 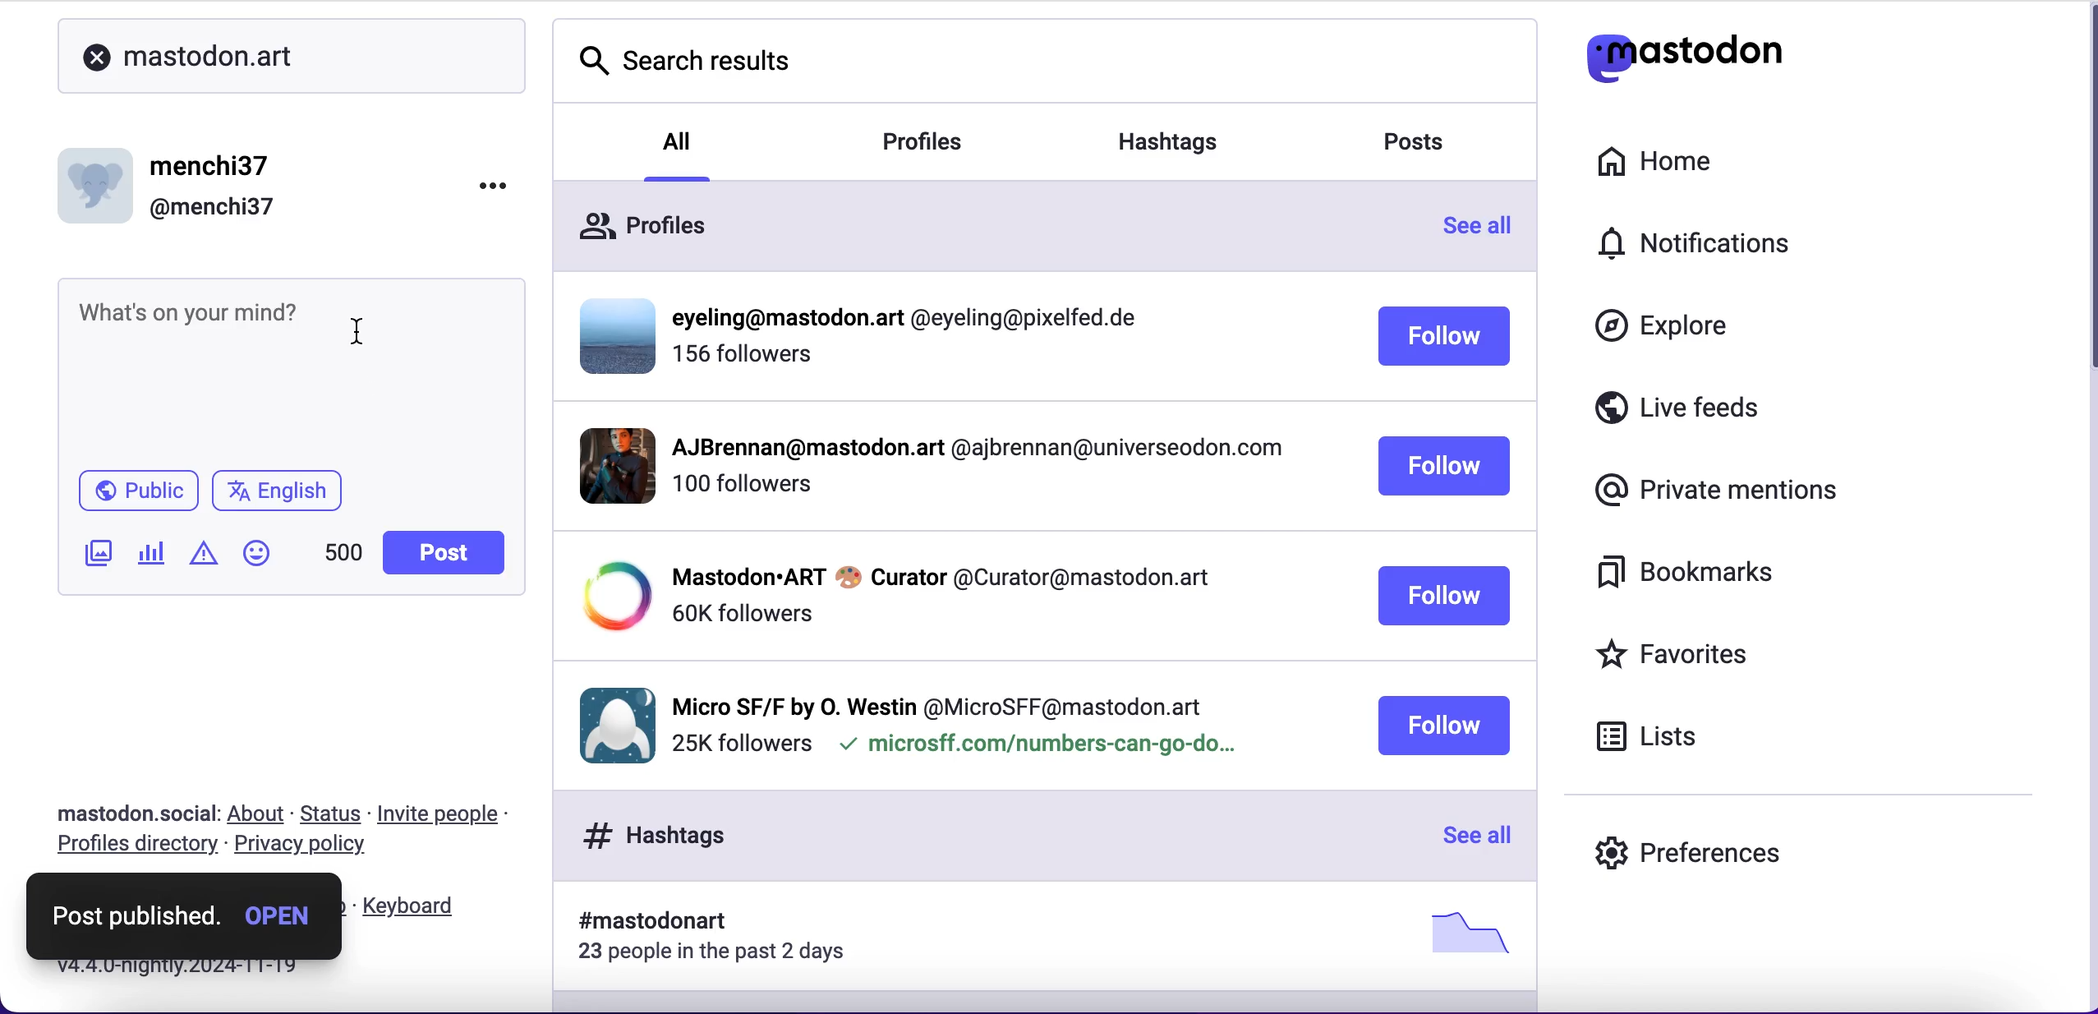 What do you see at coordinates (948, 144) in the screenshot?
I see `profiles` at bounding box center [948, 144].